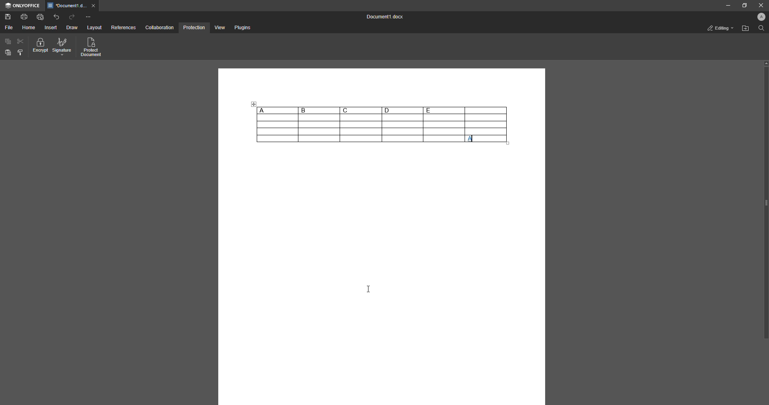 The width and height of the screenshot is (769, 405). What do you see at coordinates (8, 28) in the screenshot?
I see `File` at bounding box center [8, 28].